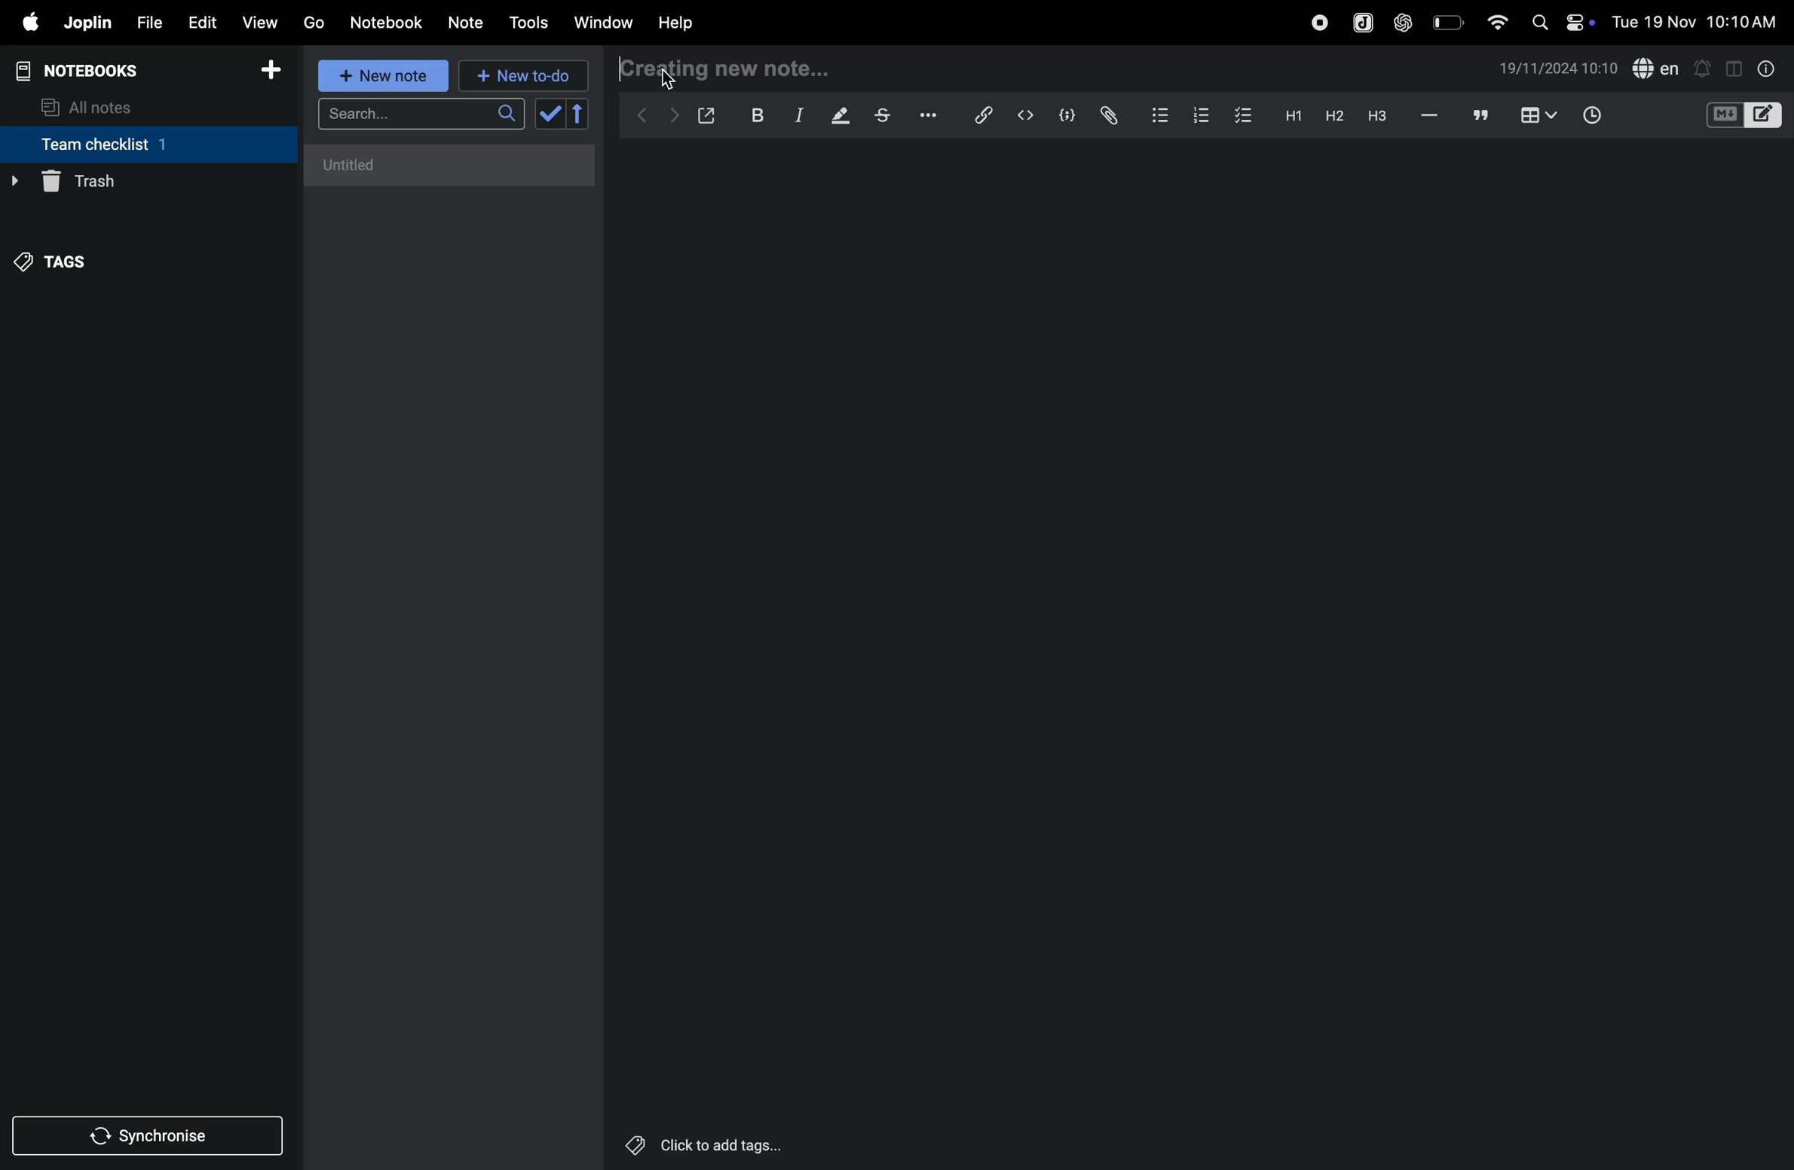  Describe the element at coordinates (1763, 68) in the screenshot. I see `info` at that location.